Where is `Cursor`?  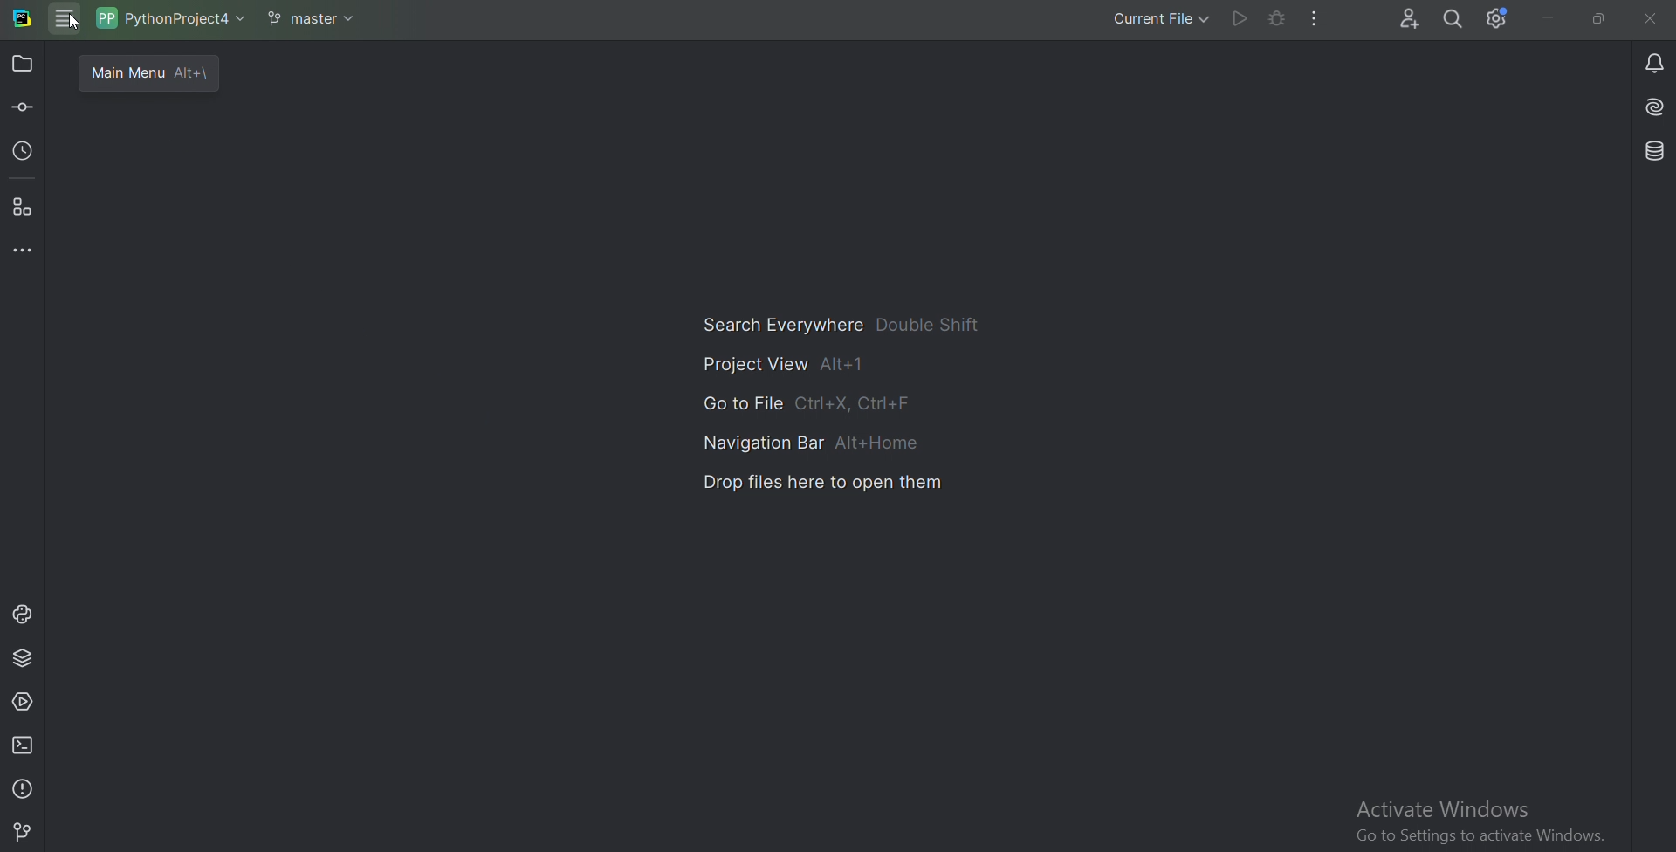 Cursor is located at coordinates (76, 24).